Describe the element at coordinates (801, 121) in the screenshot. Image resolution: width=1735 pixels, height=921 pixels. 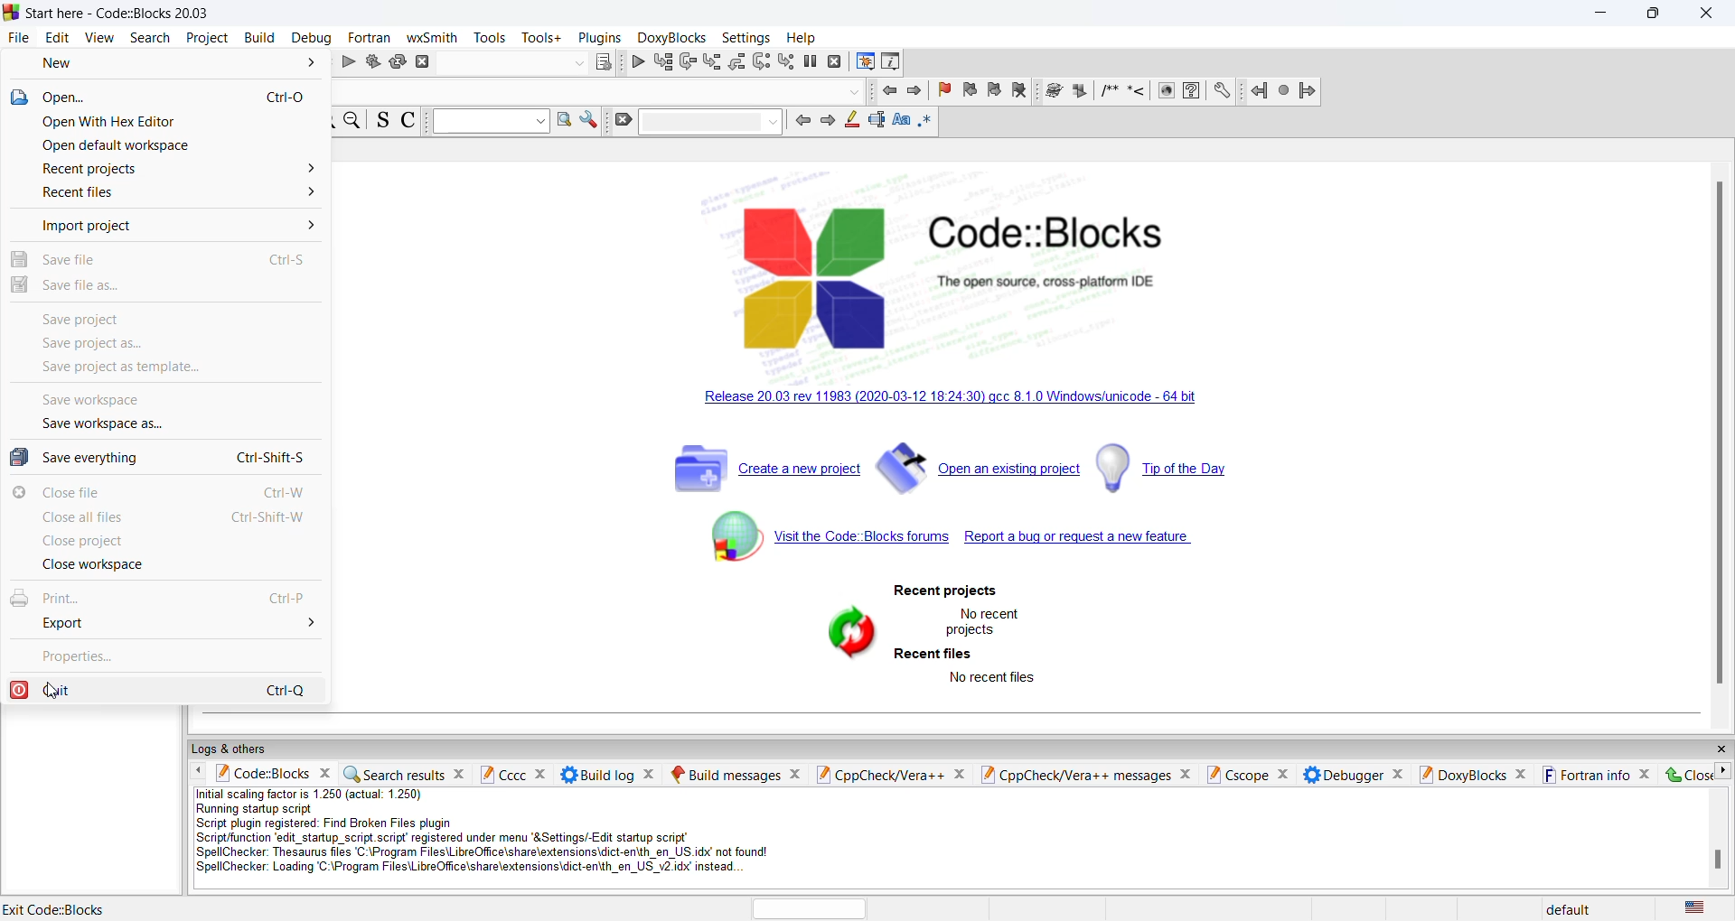
I see `previous` at that location.